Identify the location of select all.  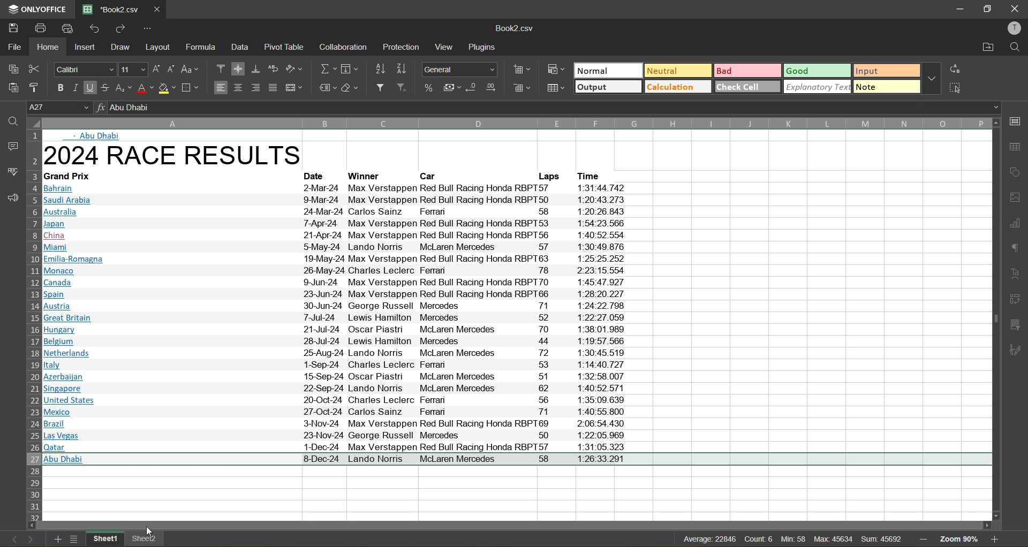
(956, 87).